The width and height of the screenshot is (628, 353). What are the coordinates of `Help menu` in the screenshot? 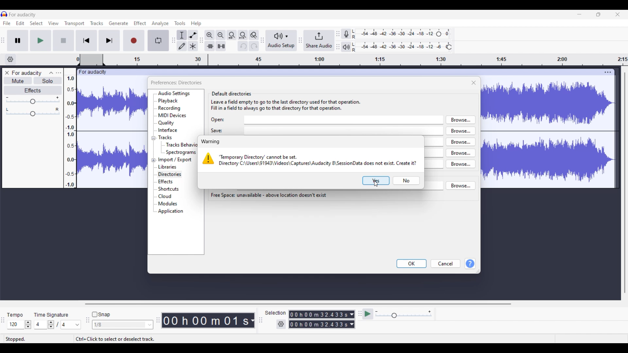 It's located at (196, 24).